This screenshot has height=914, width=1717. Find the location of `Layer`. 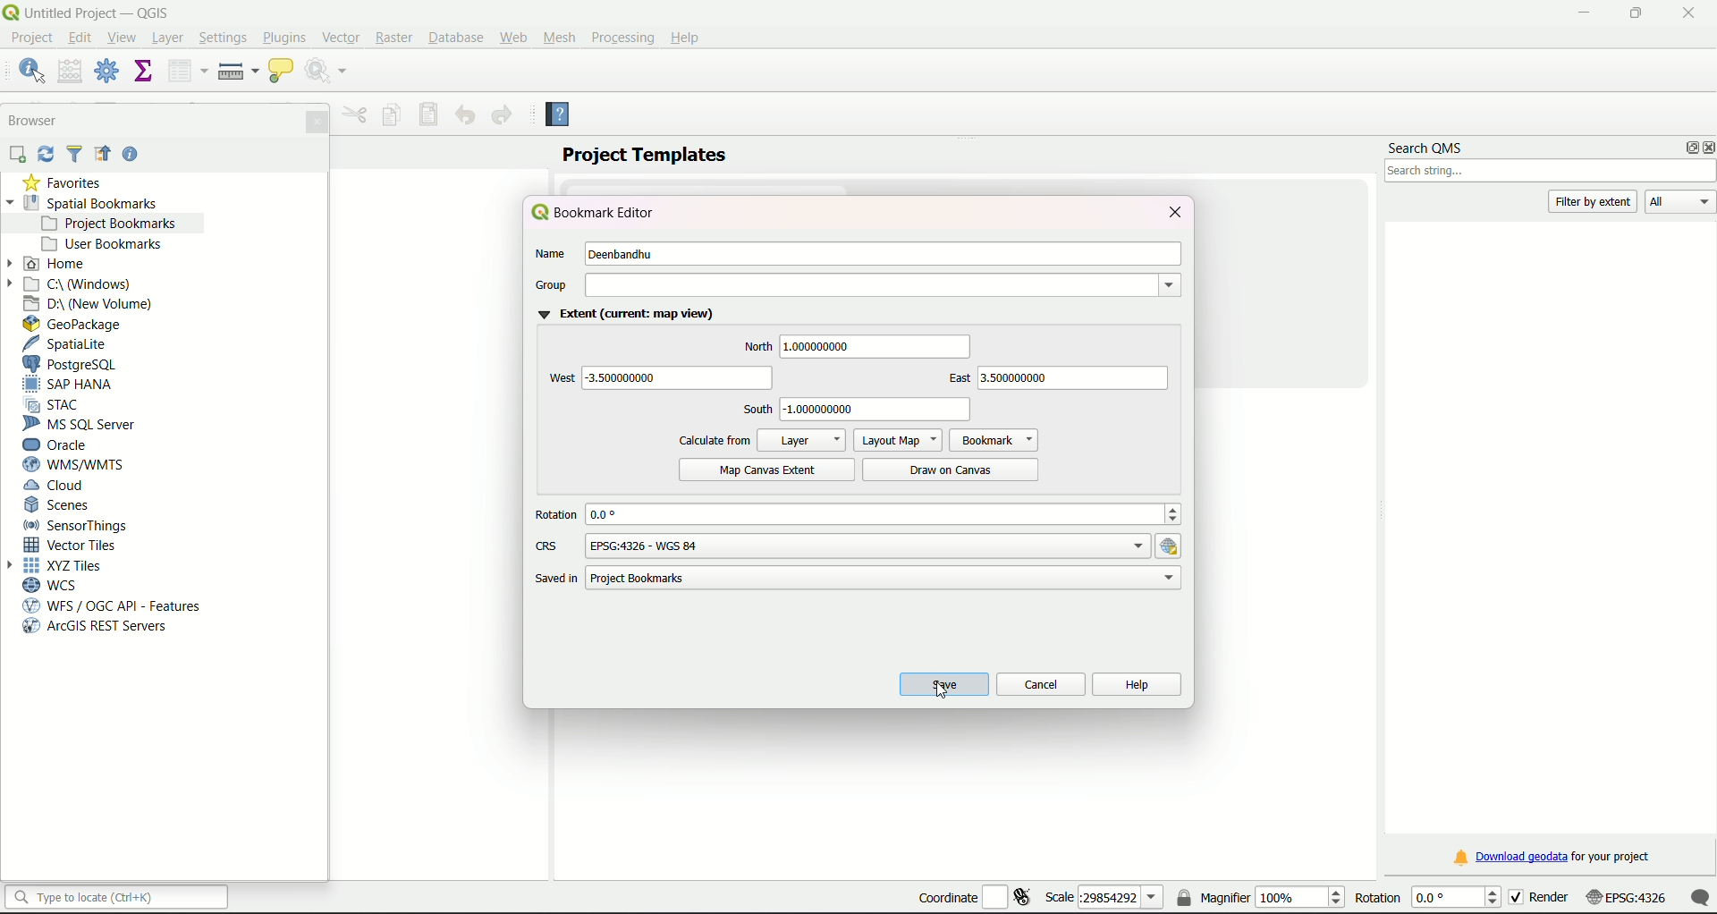

Layer is located at coordinates (168, 39).